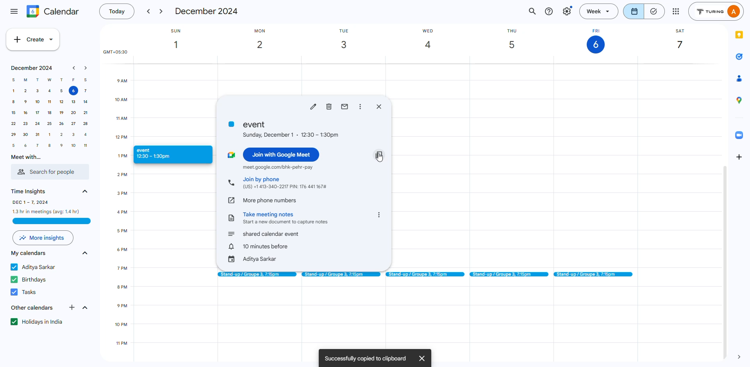 This screenshot has width=750, height=367. What do you see at coordinates (61, 145) in the screenshot?
I see `9` at bounding box center [61, 145].